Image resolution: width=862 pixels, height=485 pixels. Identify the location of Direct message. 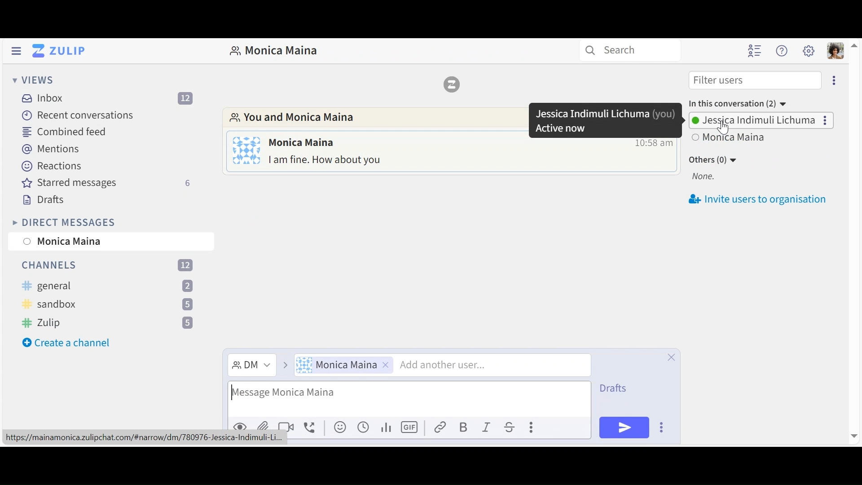
(452, 154).